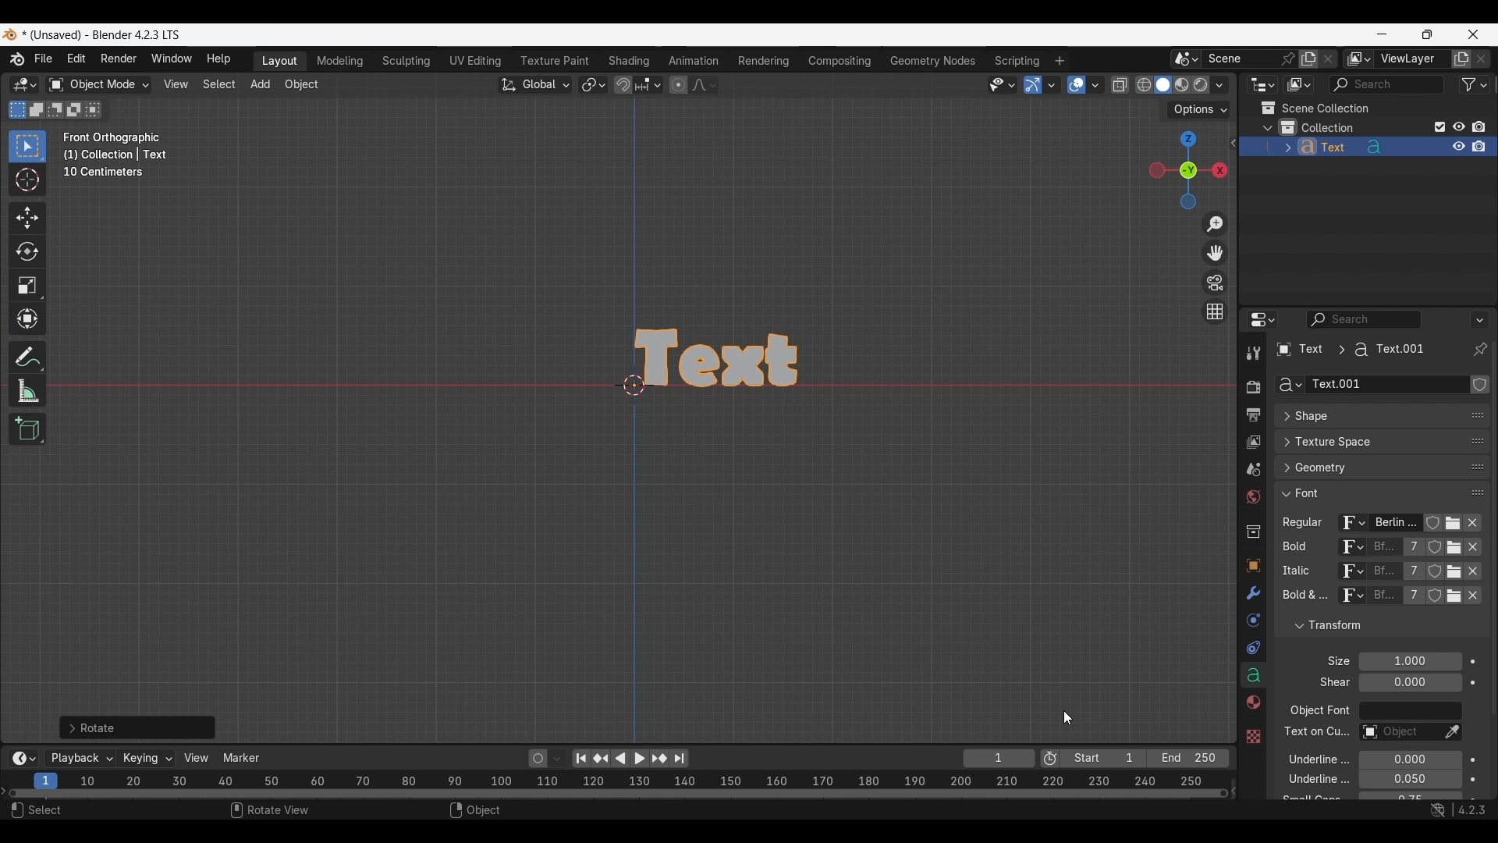 The image size is (1498, 843). Describe the element at coordinates (28, 286) in the screenshot. I see `Scale` at that location.